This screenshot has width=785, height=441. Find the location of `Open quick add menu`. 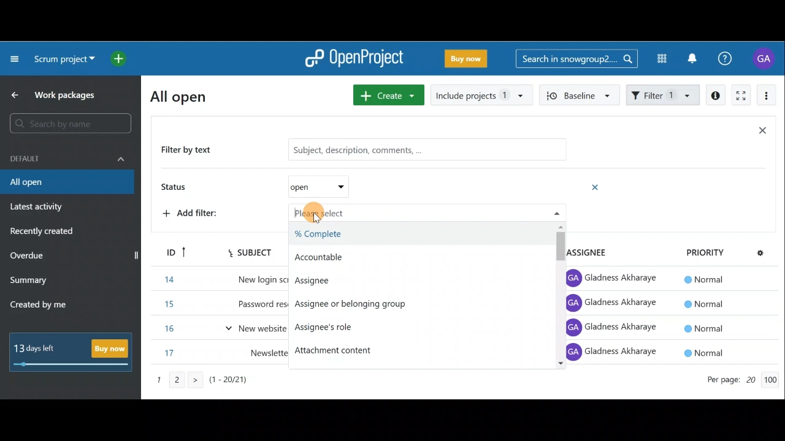

Open quick add menu is located at coordinates (121, 56).